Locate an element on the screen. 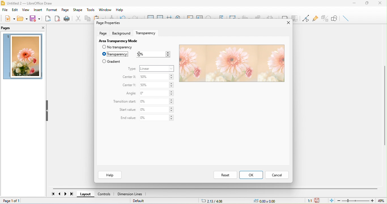  maximize is located at coordinates (370, 4).